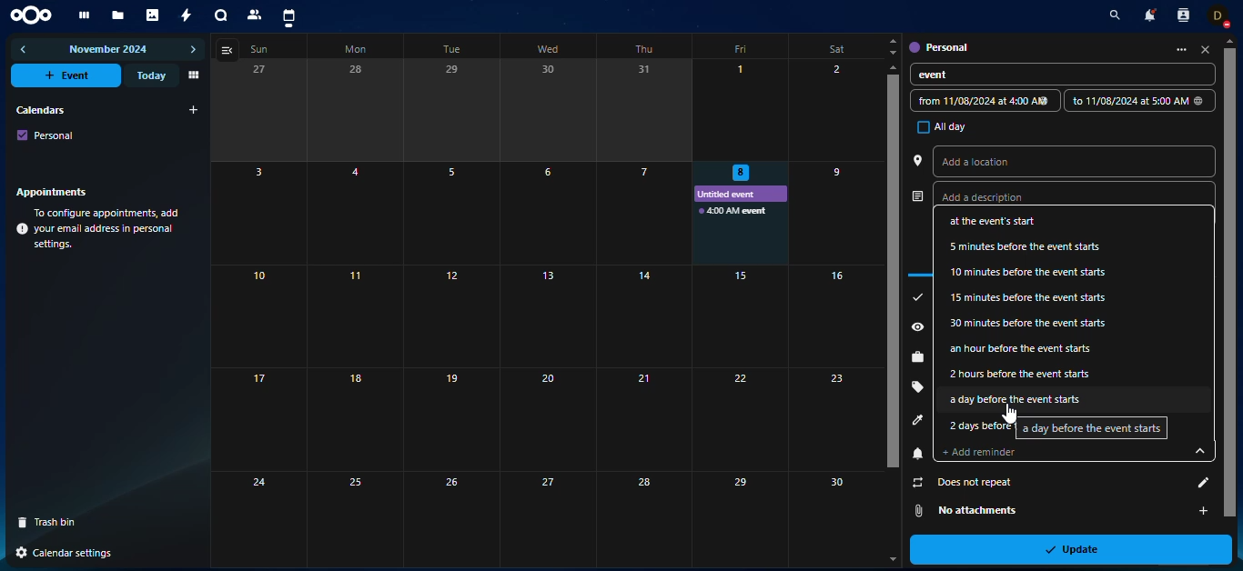  I want to click on no attachments, so click(993, 511).